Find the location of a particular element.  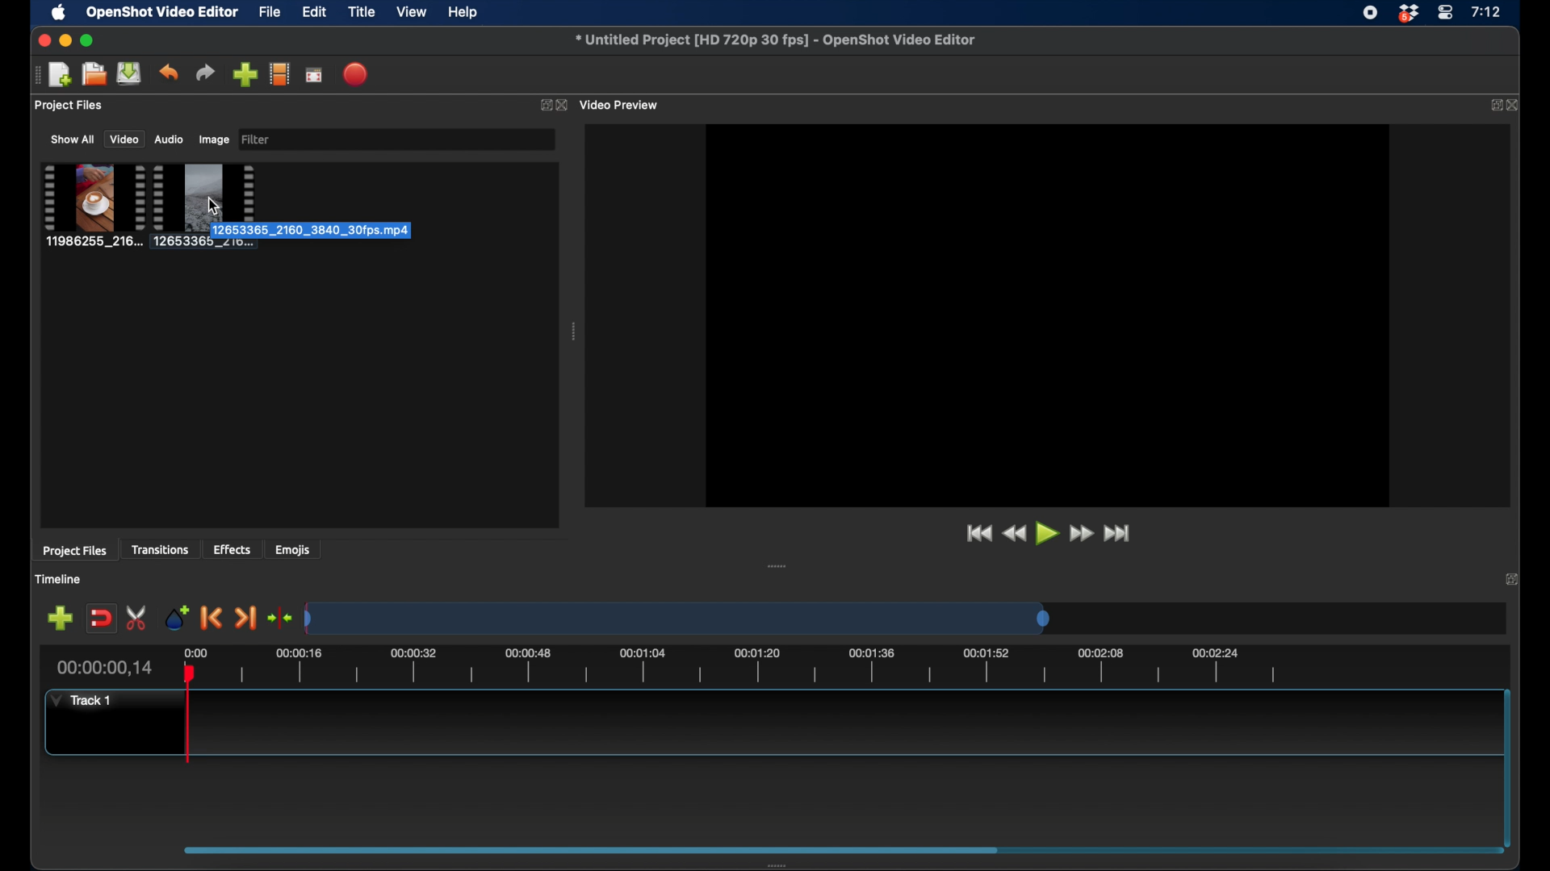

project files is located at coordinates (69, 106).